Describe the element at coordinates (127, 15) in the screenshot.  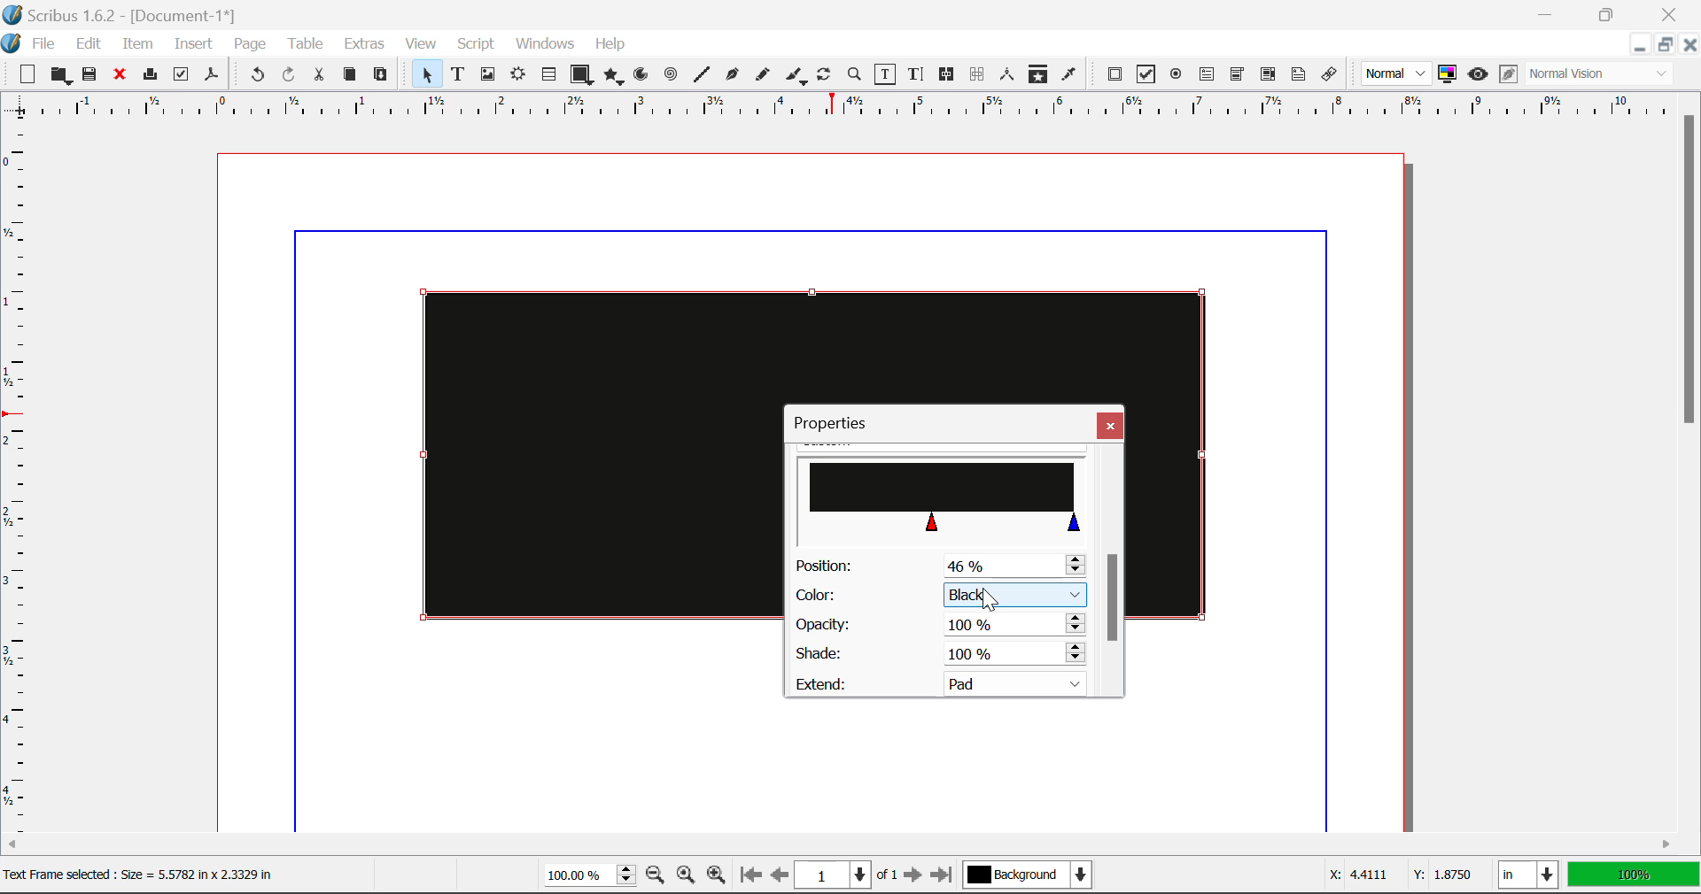
I see `Scribus 1.6.2 - [Document-1*]` at that location.